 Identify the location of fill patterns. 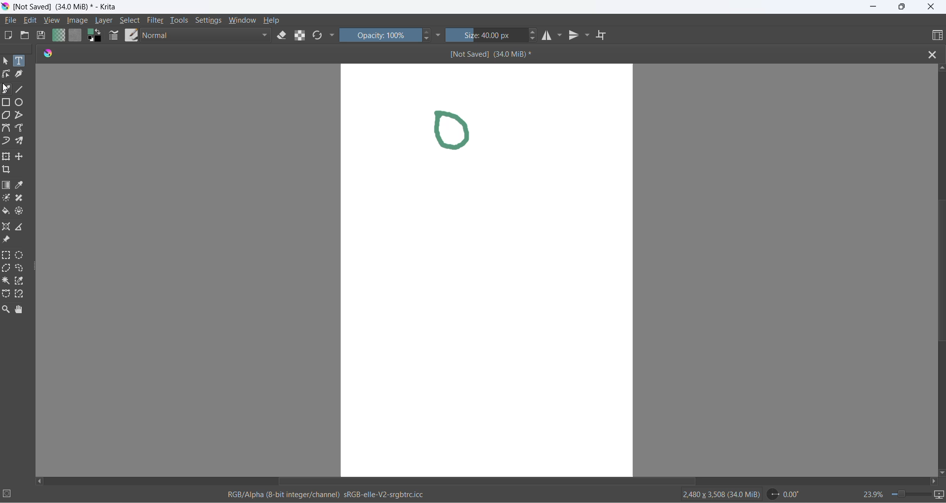
(76, 35).